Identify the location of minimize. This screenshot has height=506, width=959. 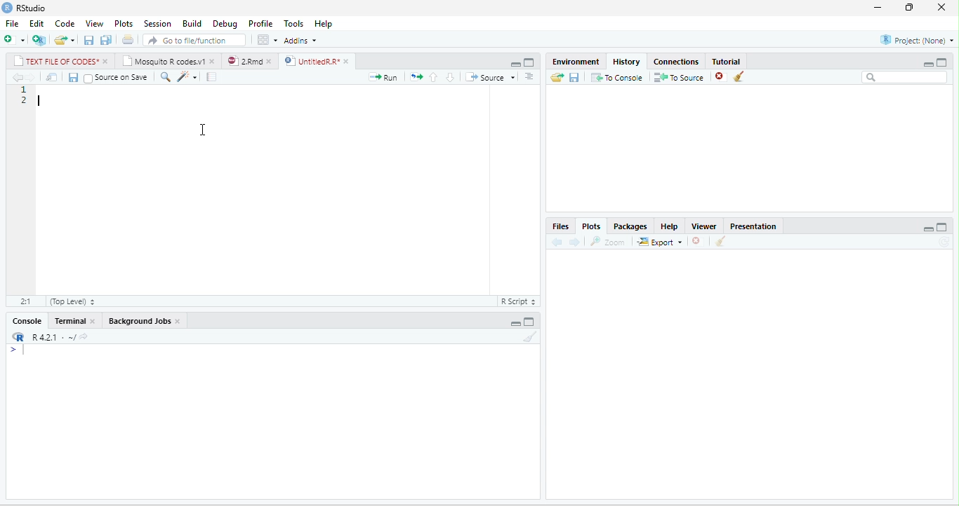
(928, 228).